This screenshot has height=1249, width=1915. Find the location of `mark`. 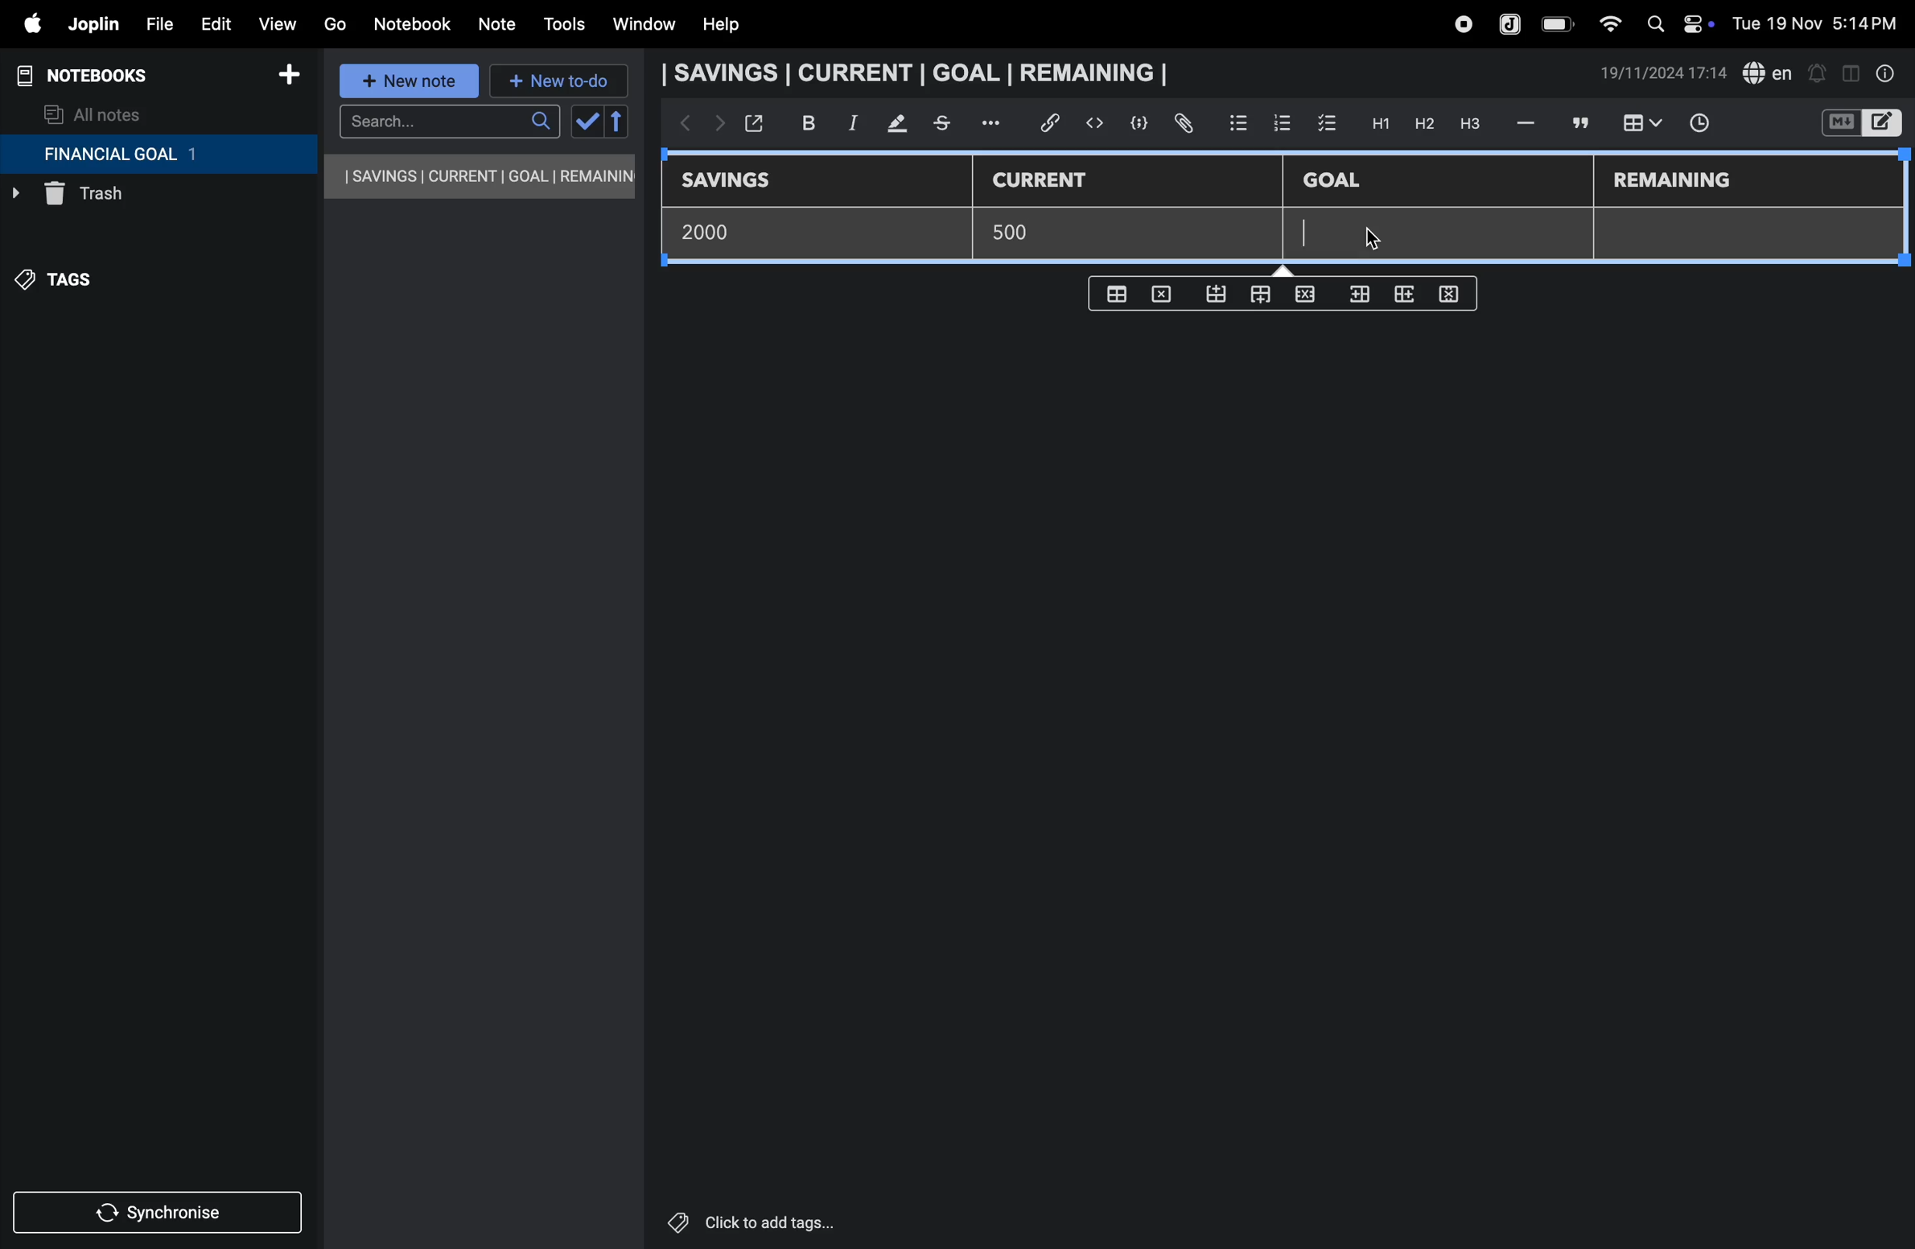

mark is located at coordinates (890, 125).